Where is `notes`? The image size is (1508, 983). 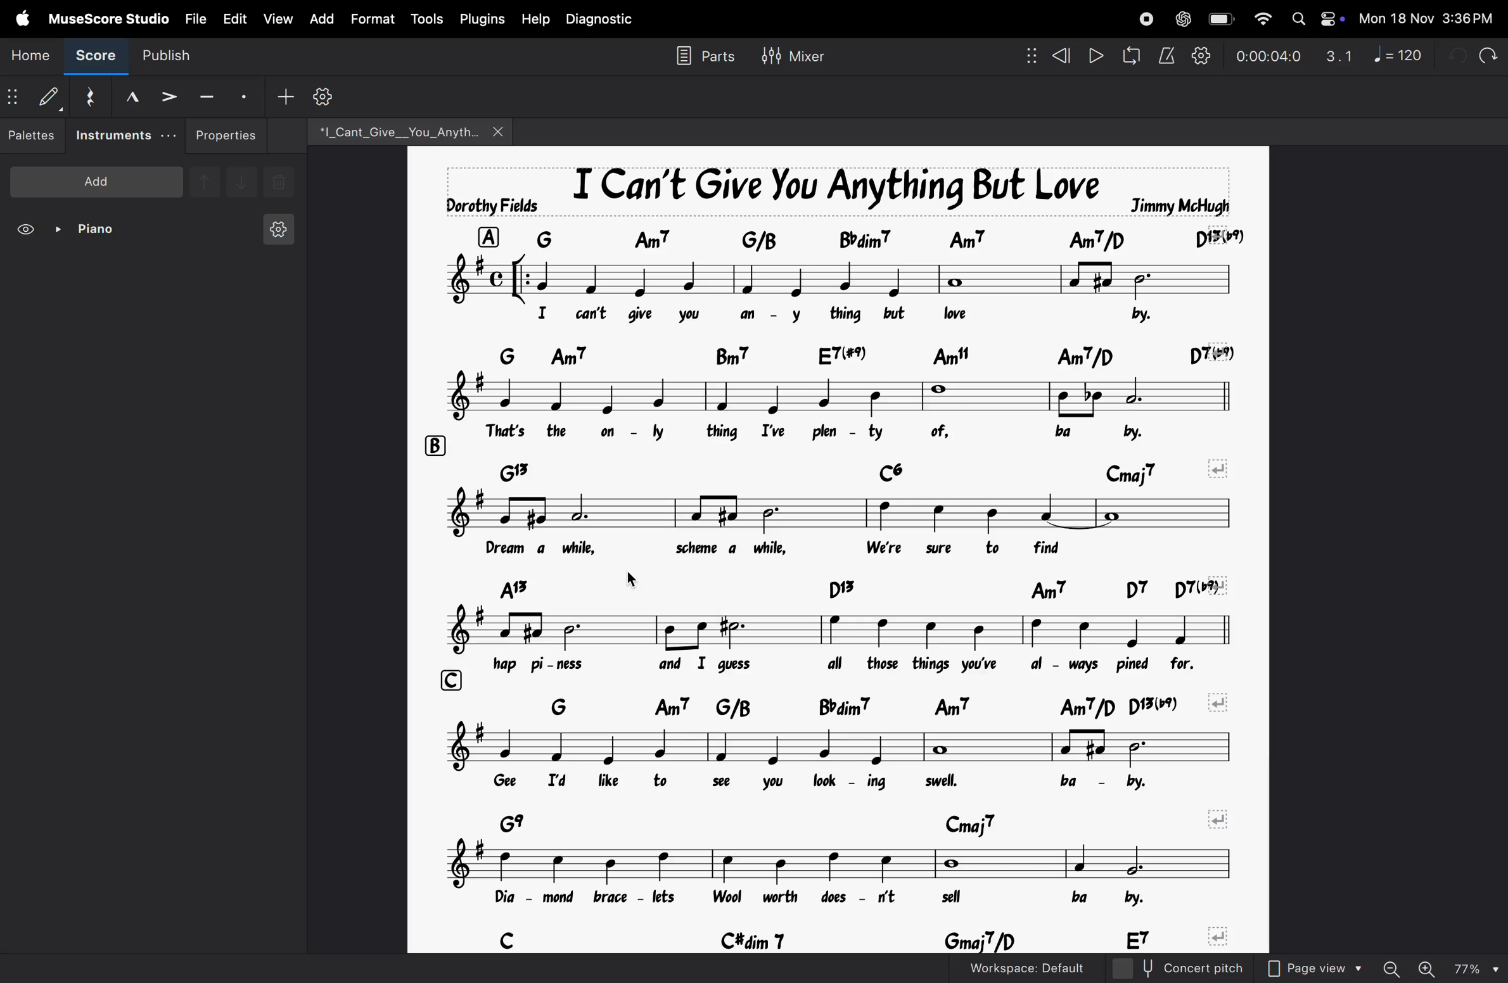
notes is located at coordinates (844, 398).